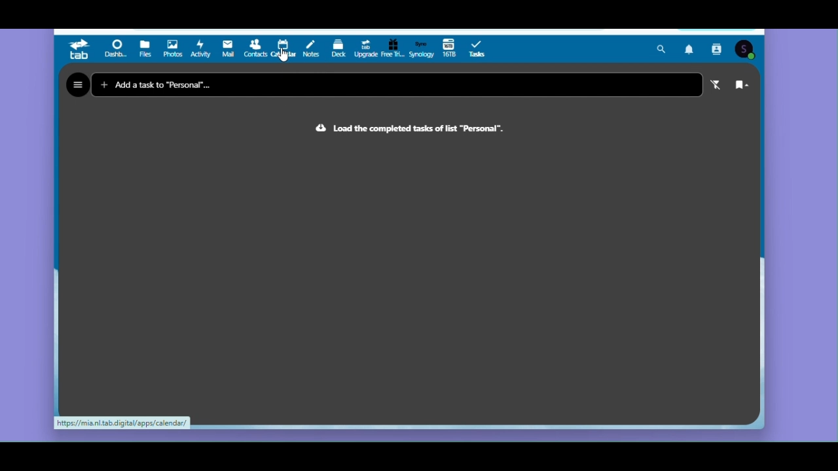 Image resolution: width=838 pixels, height=471 pixels. Describe the element at coordinates (365, 48) in the screenshot. I see `Upgrade` at that location.